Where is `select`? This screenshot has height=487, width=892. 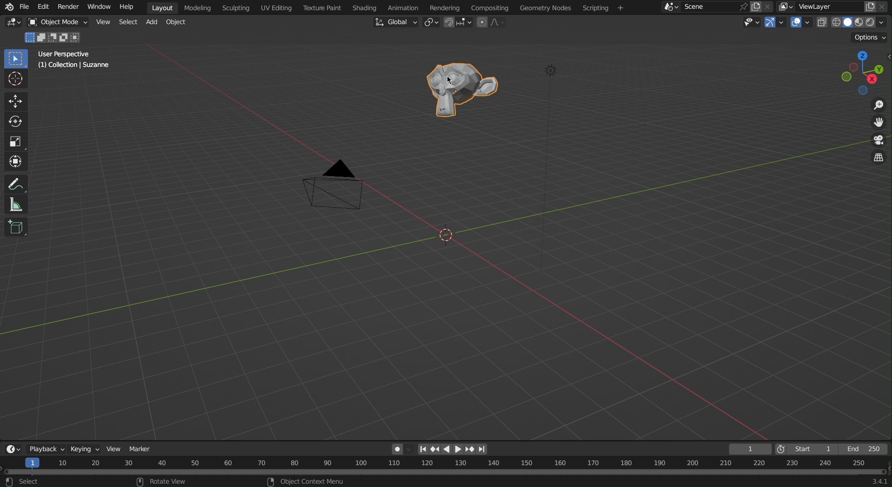
select is located at coordinates (30, 481).